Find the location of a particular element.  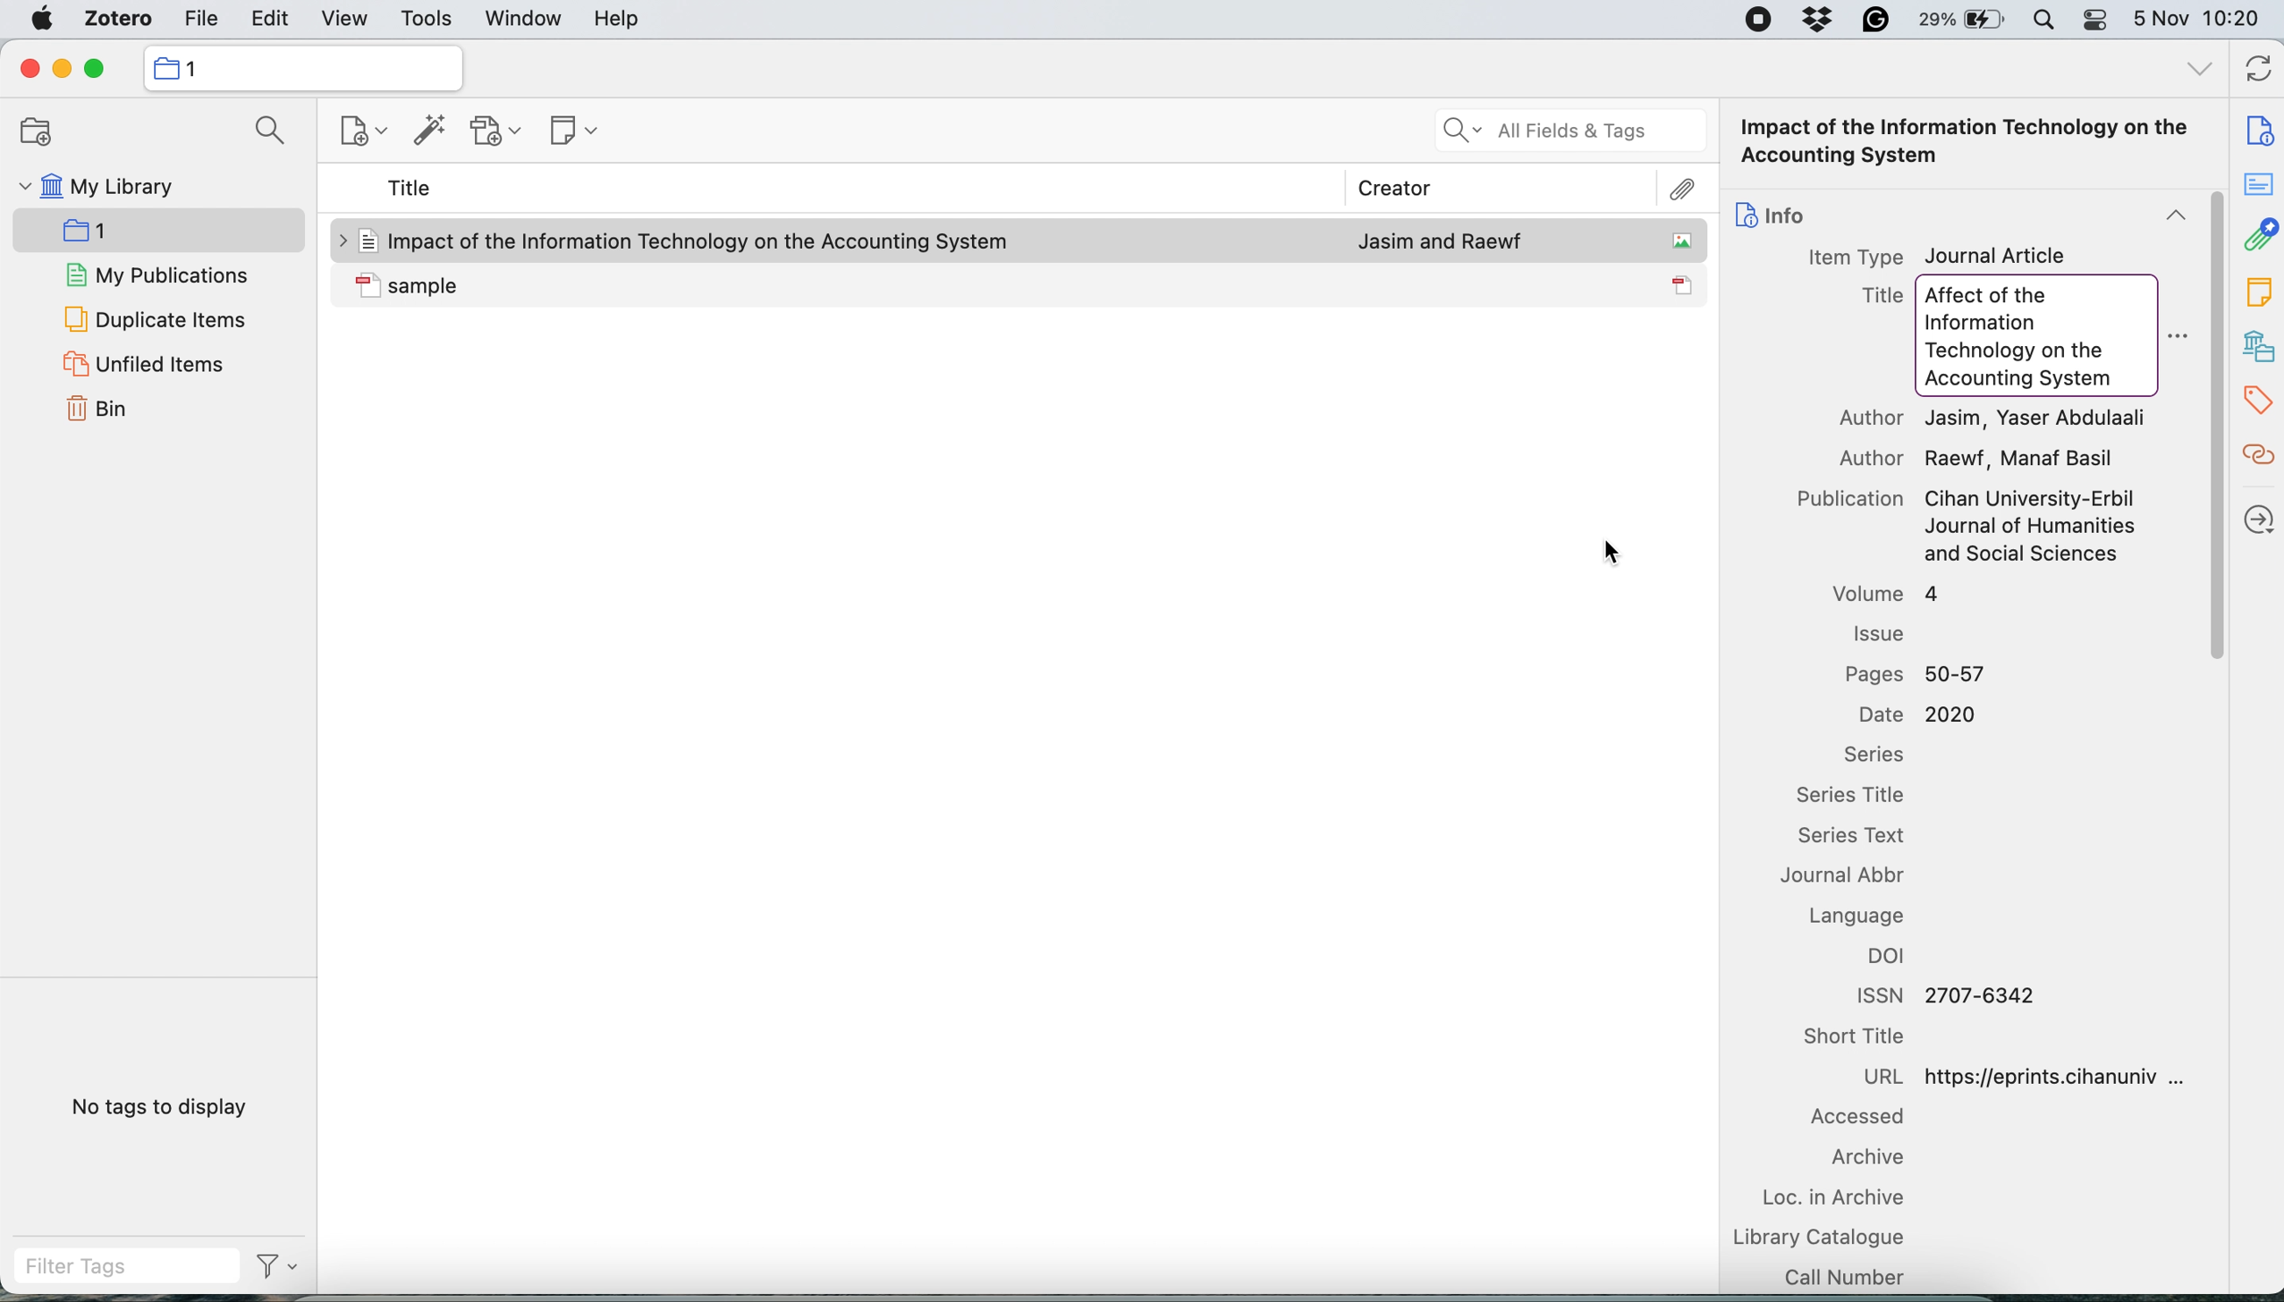

bin is located at coordinates (99, 410).